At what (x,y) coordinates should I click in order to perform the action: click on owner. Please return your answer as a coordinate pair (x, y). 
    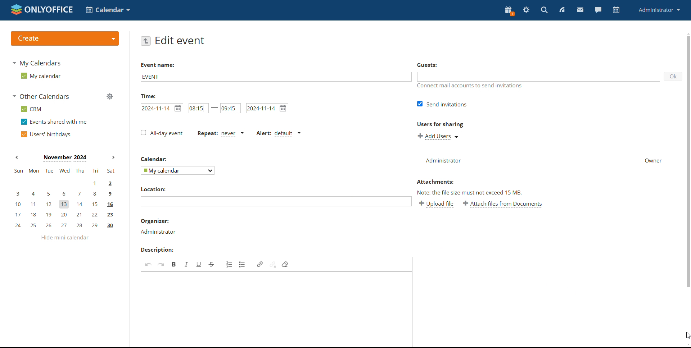
    Looking at the image, I should click on (654, 159).